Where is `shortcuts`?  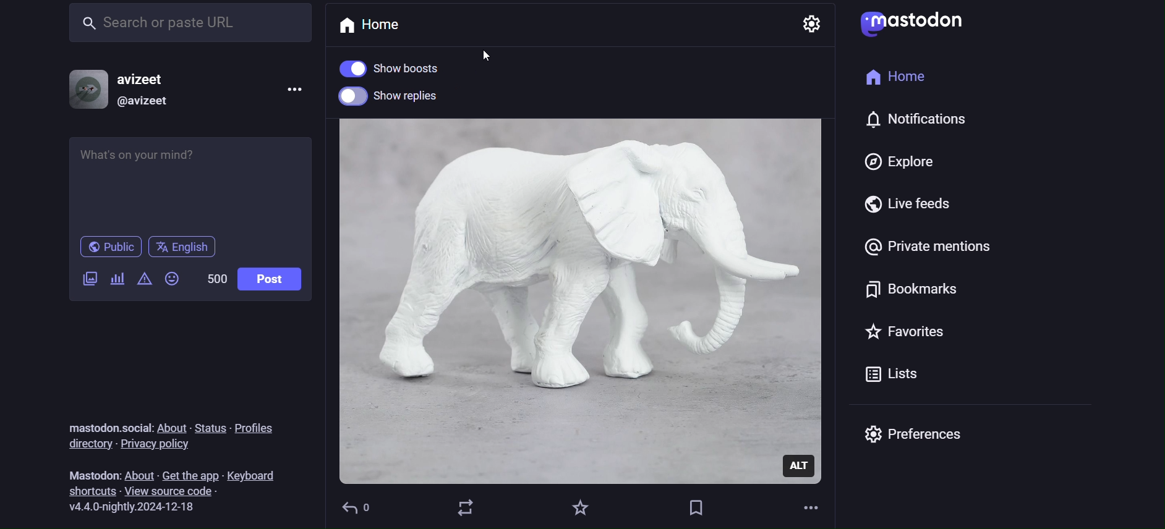
shortcuts is located at coordinates (86, 491).